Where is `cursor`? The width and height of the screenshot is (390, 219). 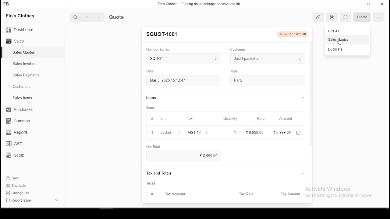 cursor is located at coordinates (343, 40).